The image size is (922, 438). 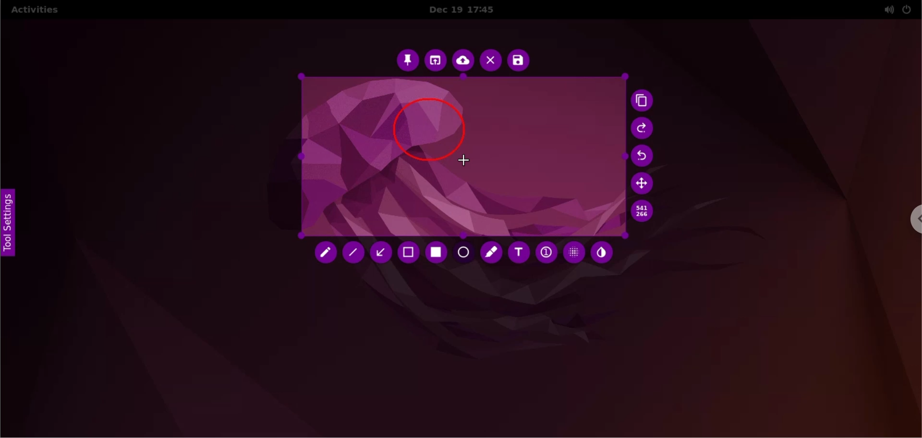 I want to click on save, so click(x=518, y=61).